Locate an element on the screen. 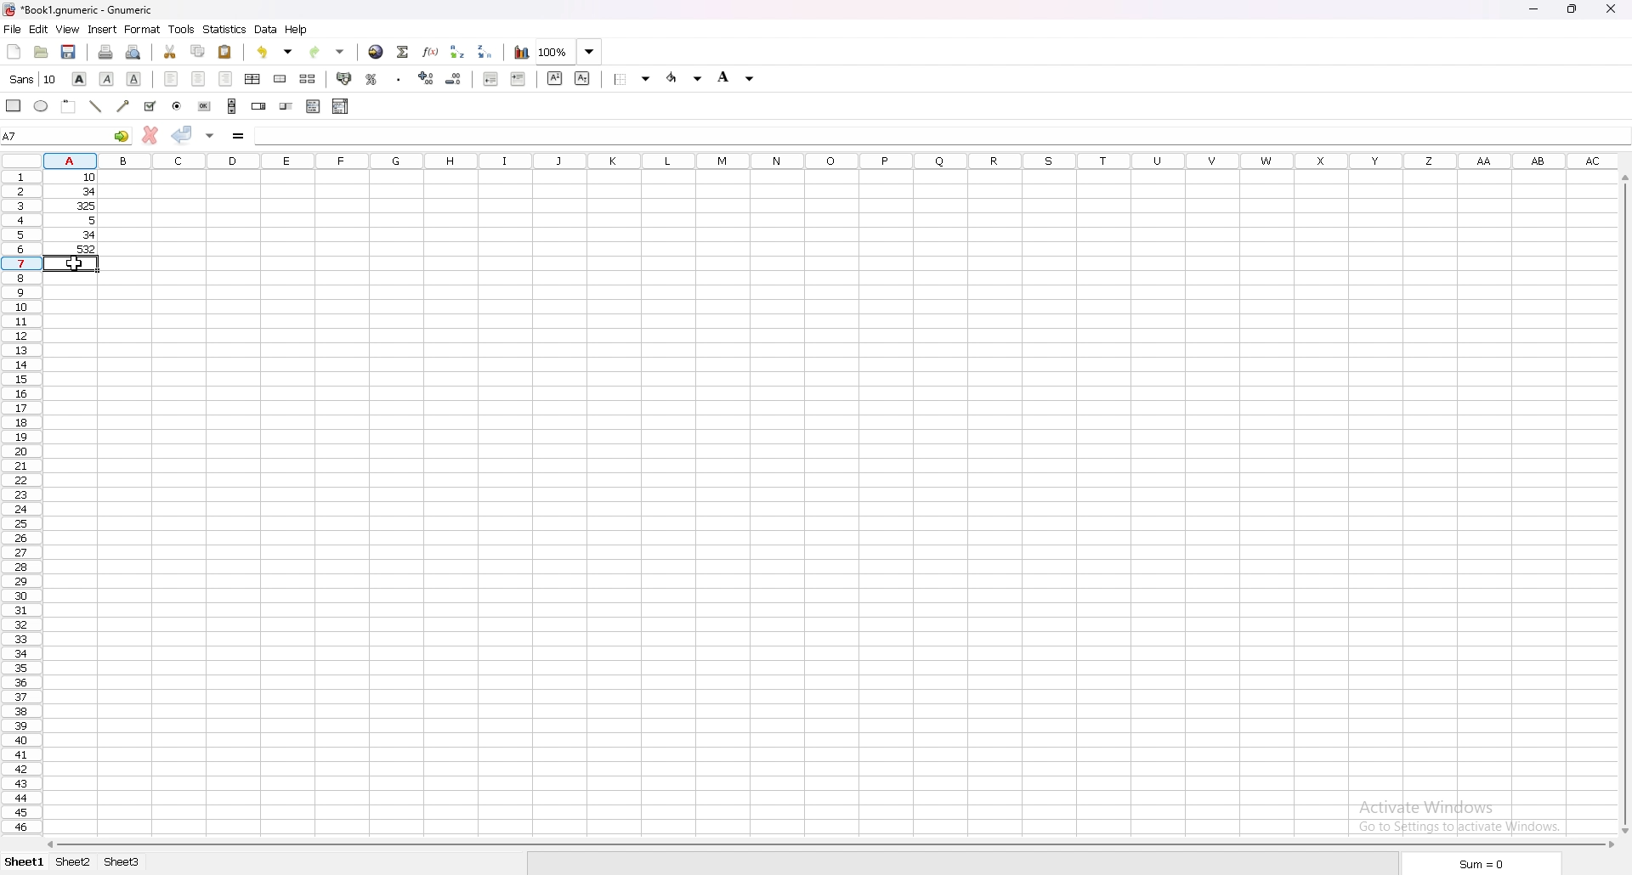  325 is located at coordinates (78, 205).